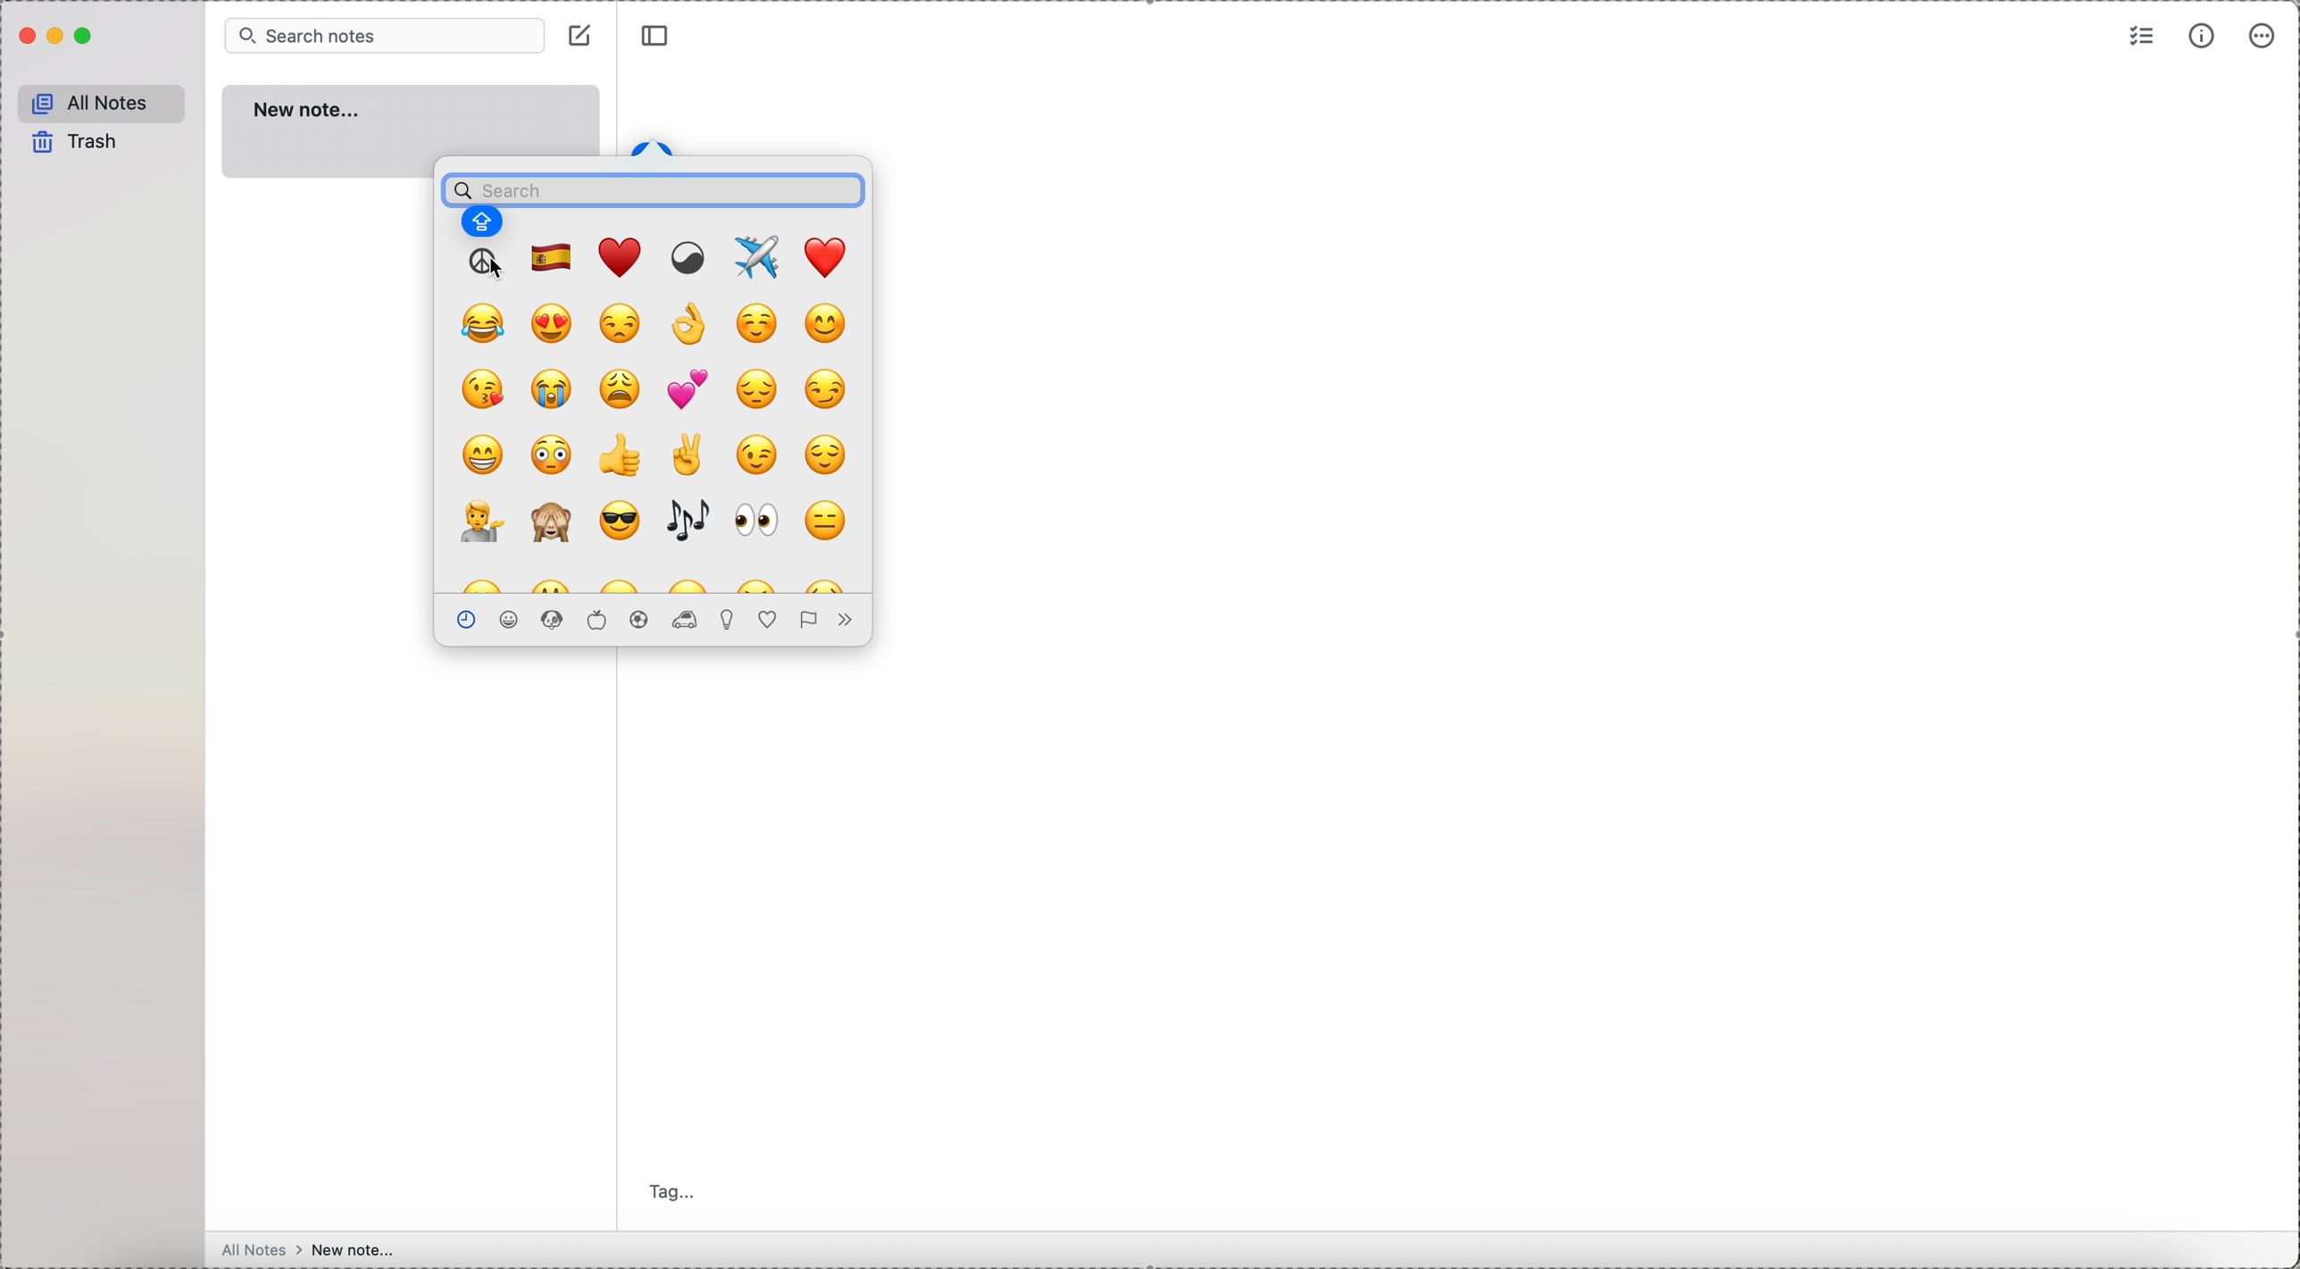  What do you see at coordinates (827, 321) in the screenshot?
I see `emoji` at bounding box center [827, 321].